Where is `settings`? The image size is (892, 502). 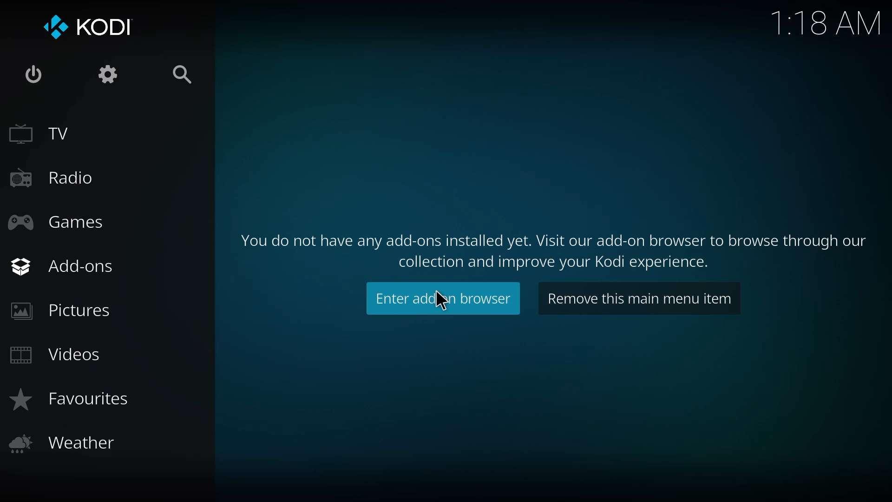
settings is located at coordinates (110, 79).